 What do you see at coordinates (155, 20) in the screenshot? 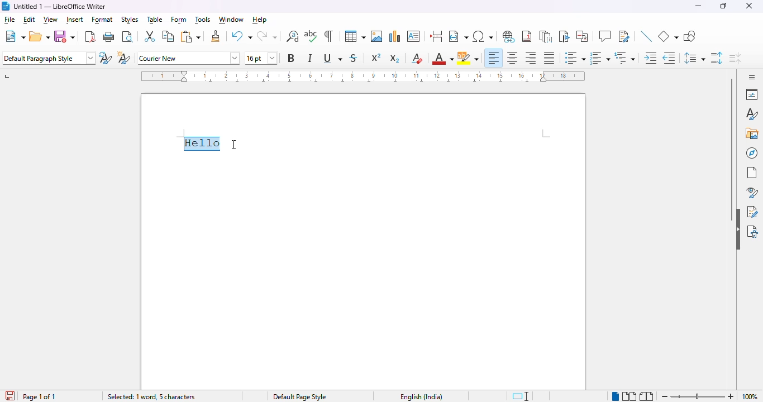
I see `table` at bounding box center [155, 20].